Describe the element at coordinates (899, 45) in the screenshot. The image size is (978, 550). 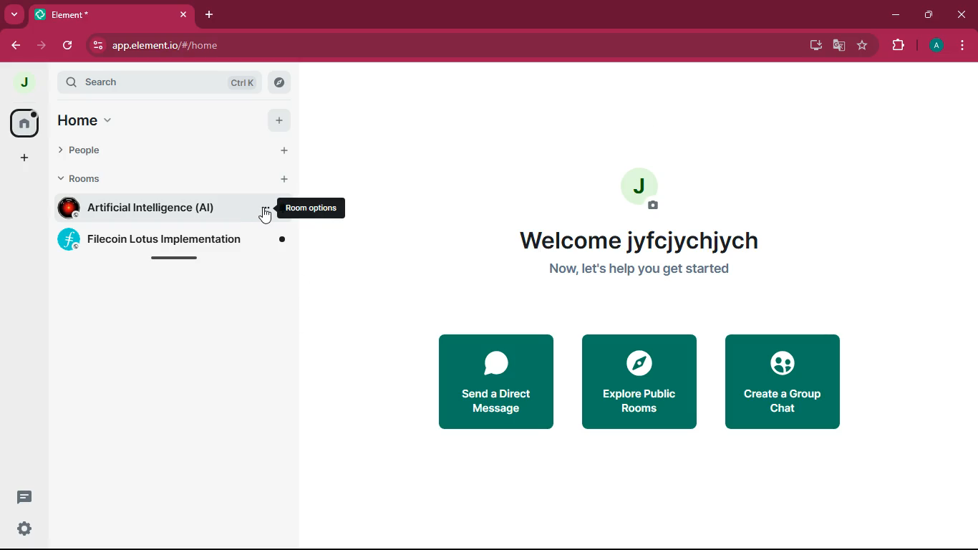
I see `extensions` at that location.